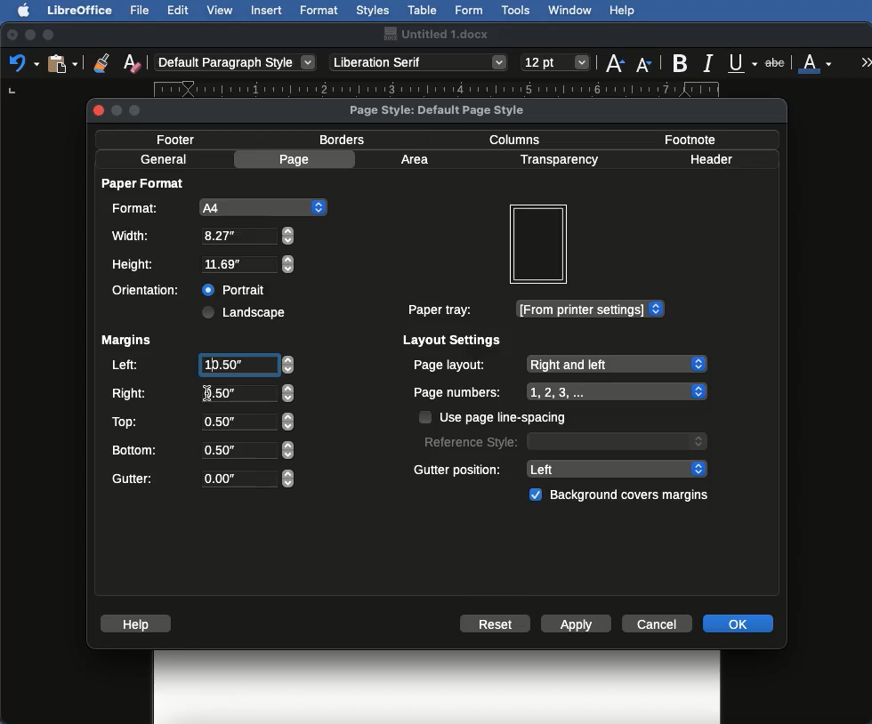 This screenshot has width=872, height=724. What do you see at coordinates (563, 440) in the screenshot?
I see `Reference style` at bounding box center [563, 440].